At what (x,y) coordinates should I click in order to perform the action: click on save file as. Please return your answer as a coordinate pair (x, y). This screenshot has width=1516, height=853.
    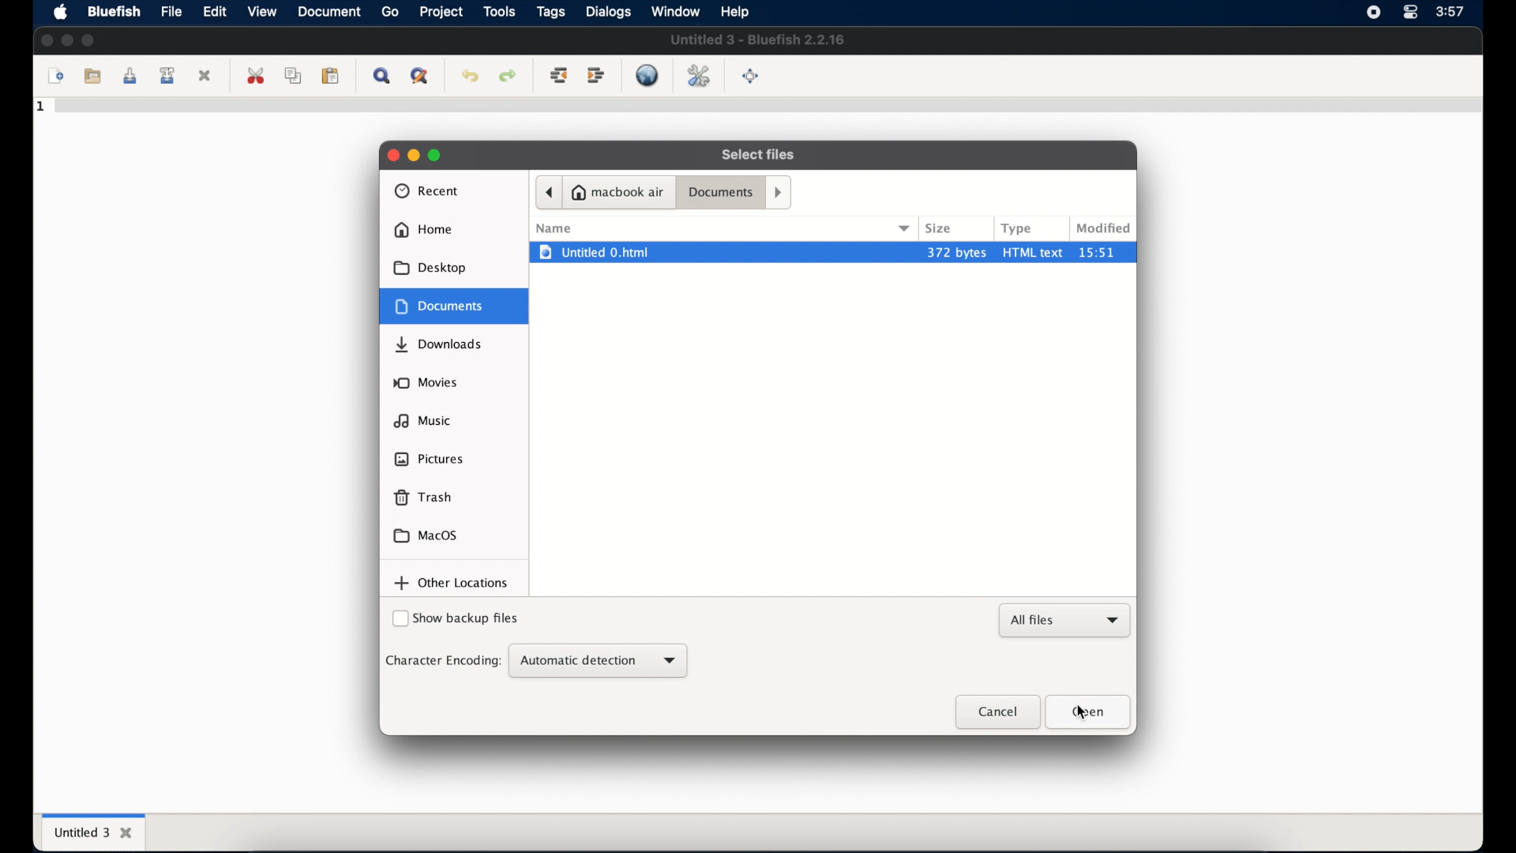
    Looking at the image, I should click on (170, 76).